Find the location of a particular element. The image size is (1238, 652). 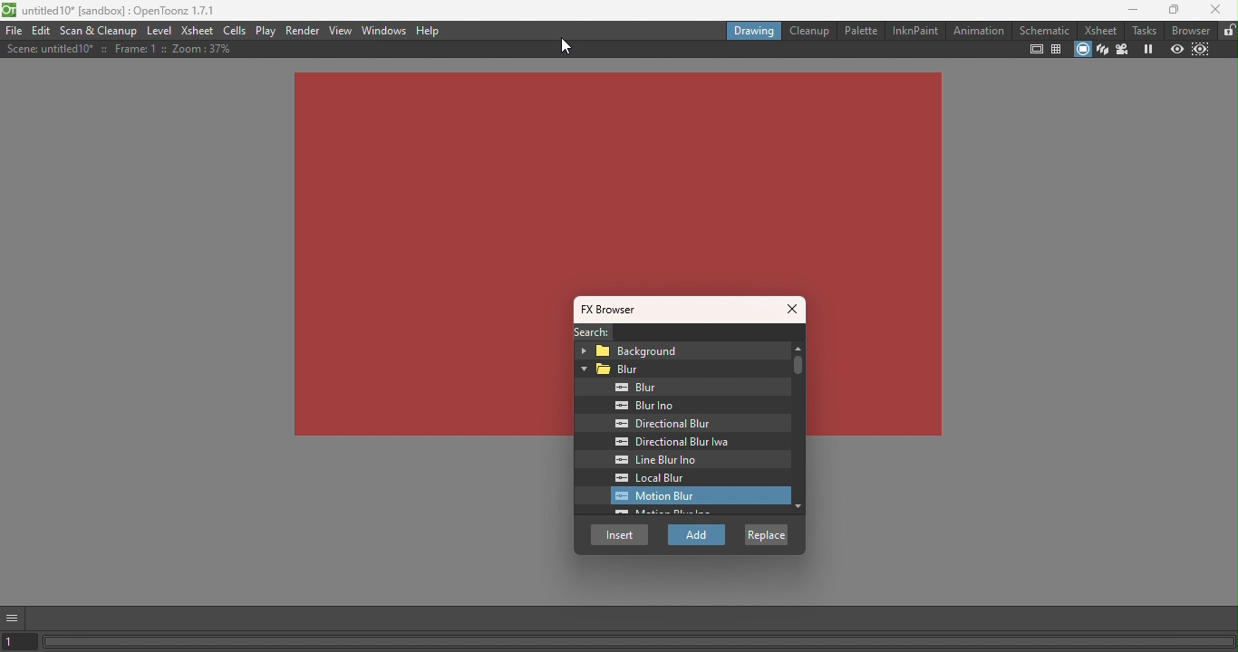

cursor is located at coordinates (566, 47).